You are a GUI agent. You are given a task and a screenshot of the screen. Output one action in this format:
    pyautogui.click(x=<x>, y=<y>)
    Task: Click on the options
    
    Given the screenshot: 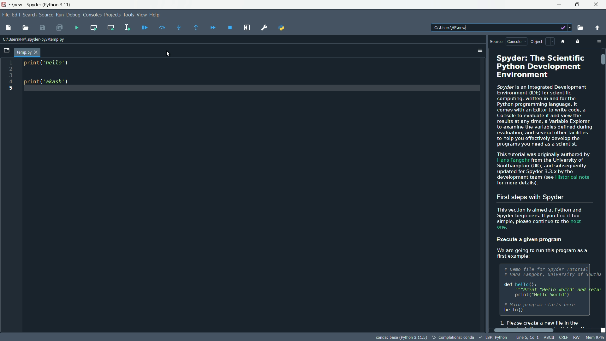 What is the action you would take?
    pyautogui.click(x=599, y=41)
    